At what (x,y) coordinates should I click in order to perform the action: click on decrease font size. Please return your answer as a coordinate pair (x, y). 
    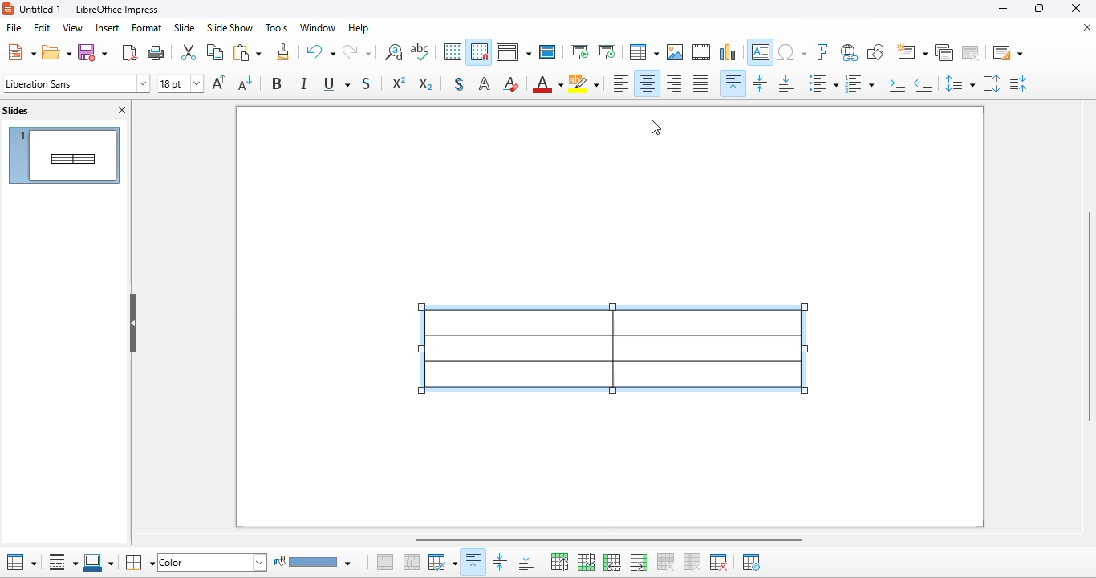
    Looking at the image, I should click on (246, 83).